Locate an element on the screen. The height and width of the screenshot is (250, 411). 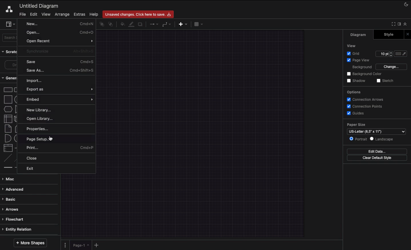
Fill color is located at coordinates (122, 25).